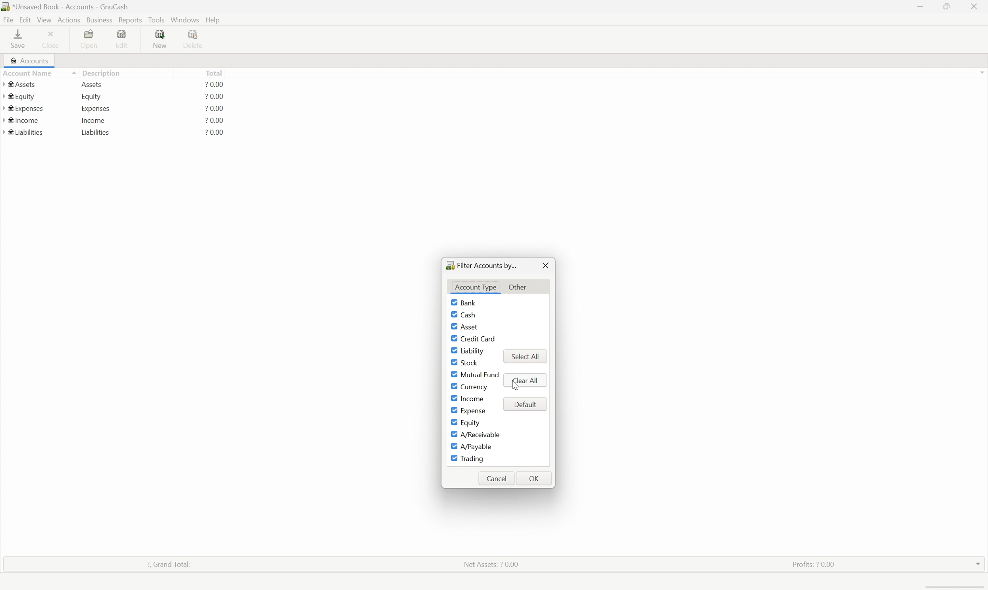  I want to click on save, so click(19, 38).